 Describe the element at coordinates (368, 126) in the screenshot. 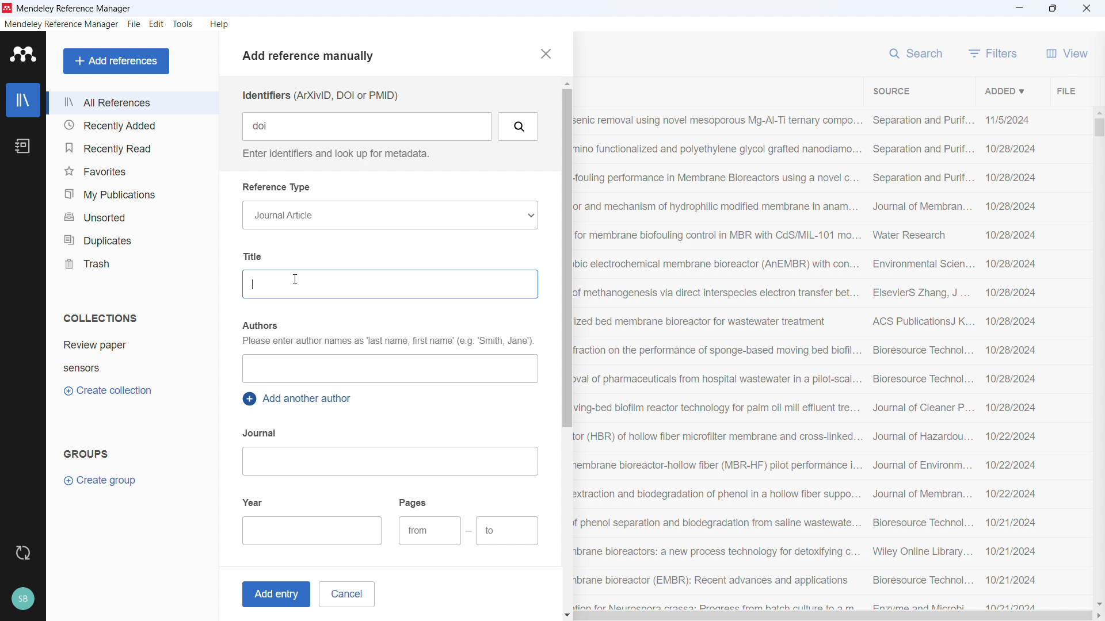

I see `Add Identifier ` at that location.